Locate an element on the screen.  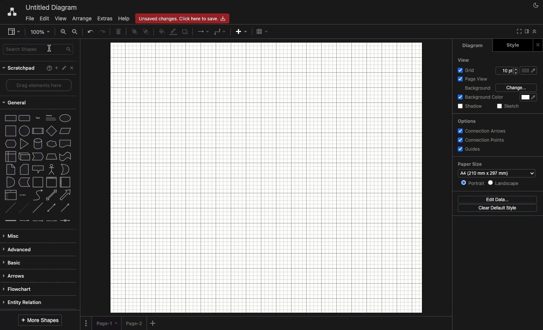
Line fill is located at coordinates (174, 31).